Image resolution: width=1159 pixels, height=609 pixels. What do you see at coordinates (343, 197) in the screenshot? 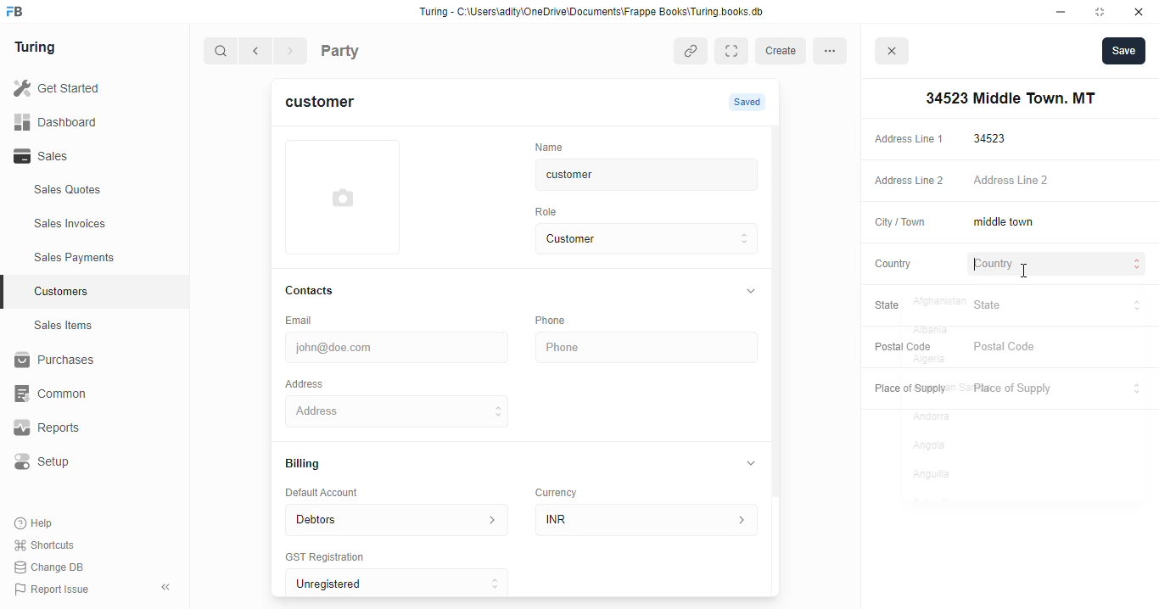
I see `add profile photo` at bounding box center [343, 197].